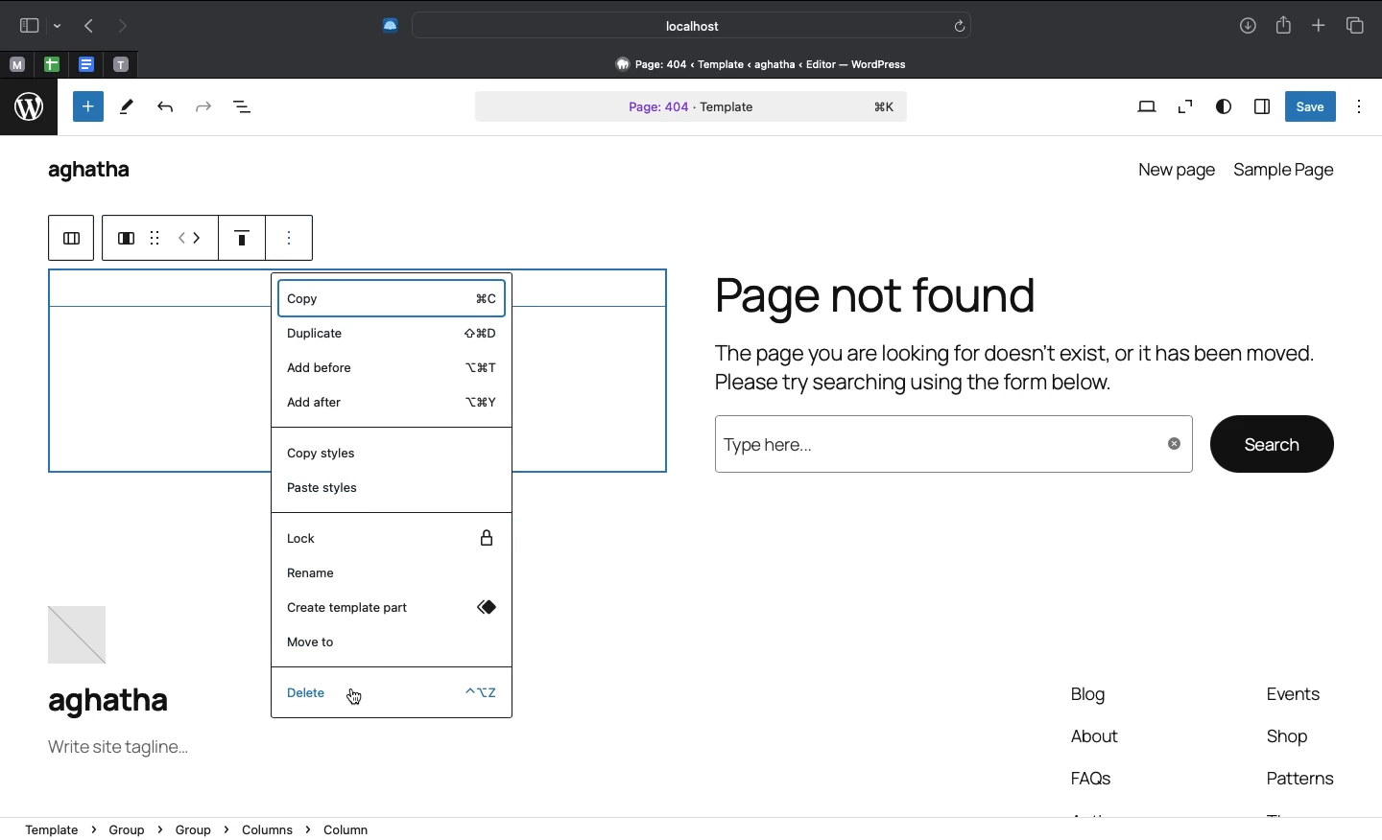  What do you see at coordinates (89, 25) in the screenshot?
I see `Undo` at bounding box center [89, 25].